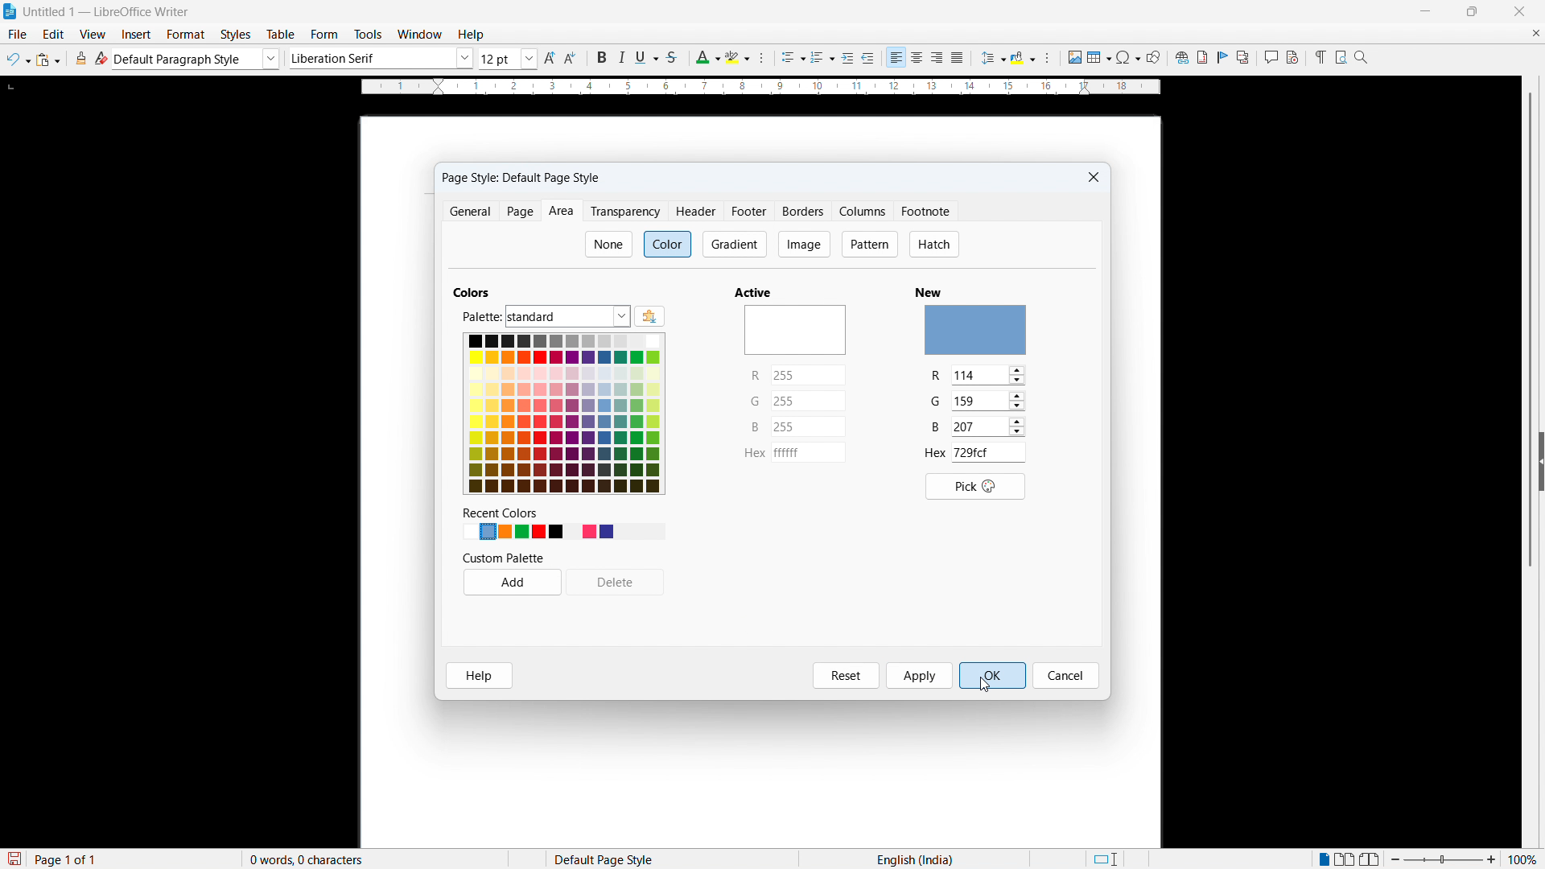 The width and height of the screenshot is (1545, 869). I want to click on palette, so click(481, 317).